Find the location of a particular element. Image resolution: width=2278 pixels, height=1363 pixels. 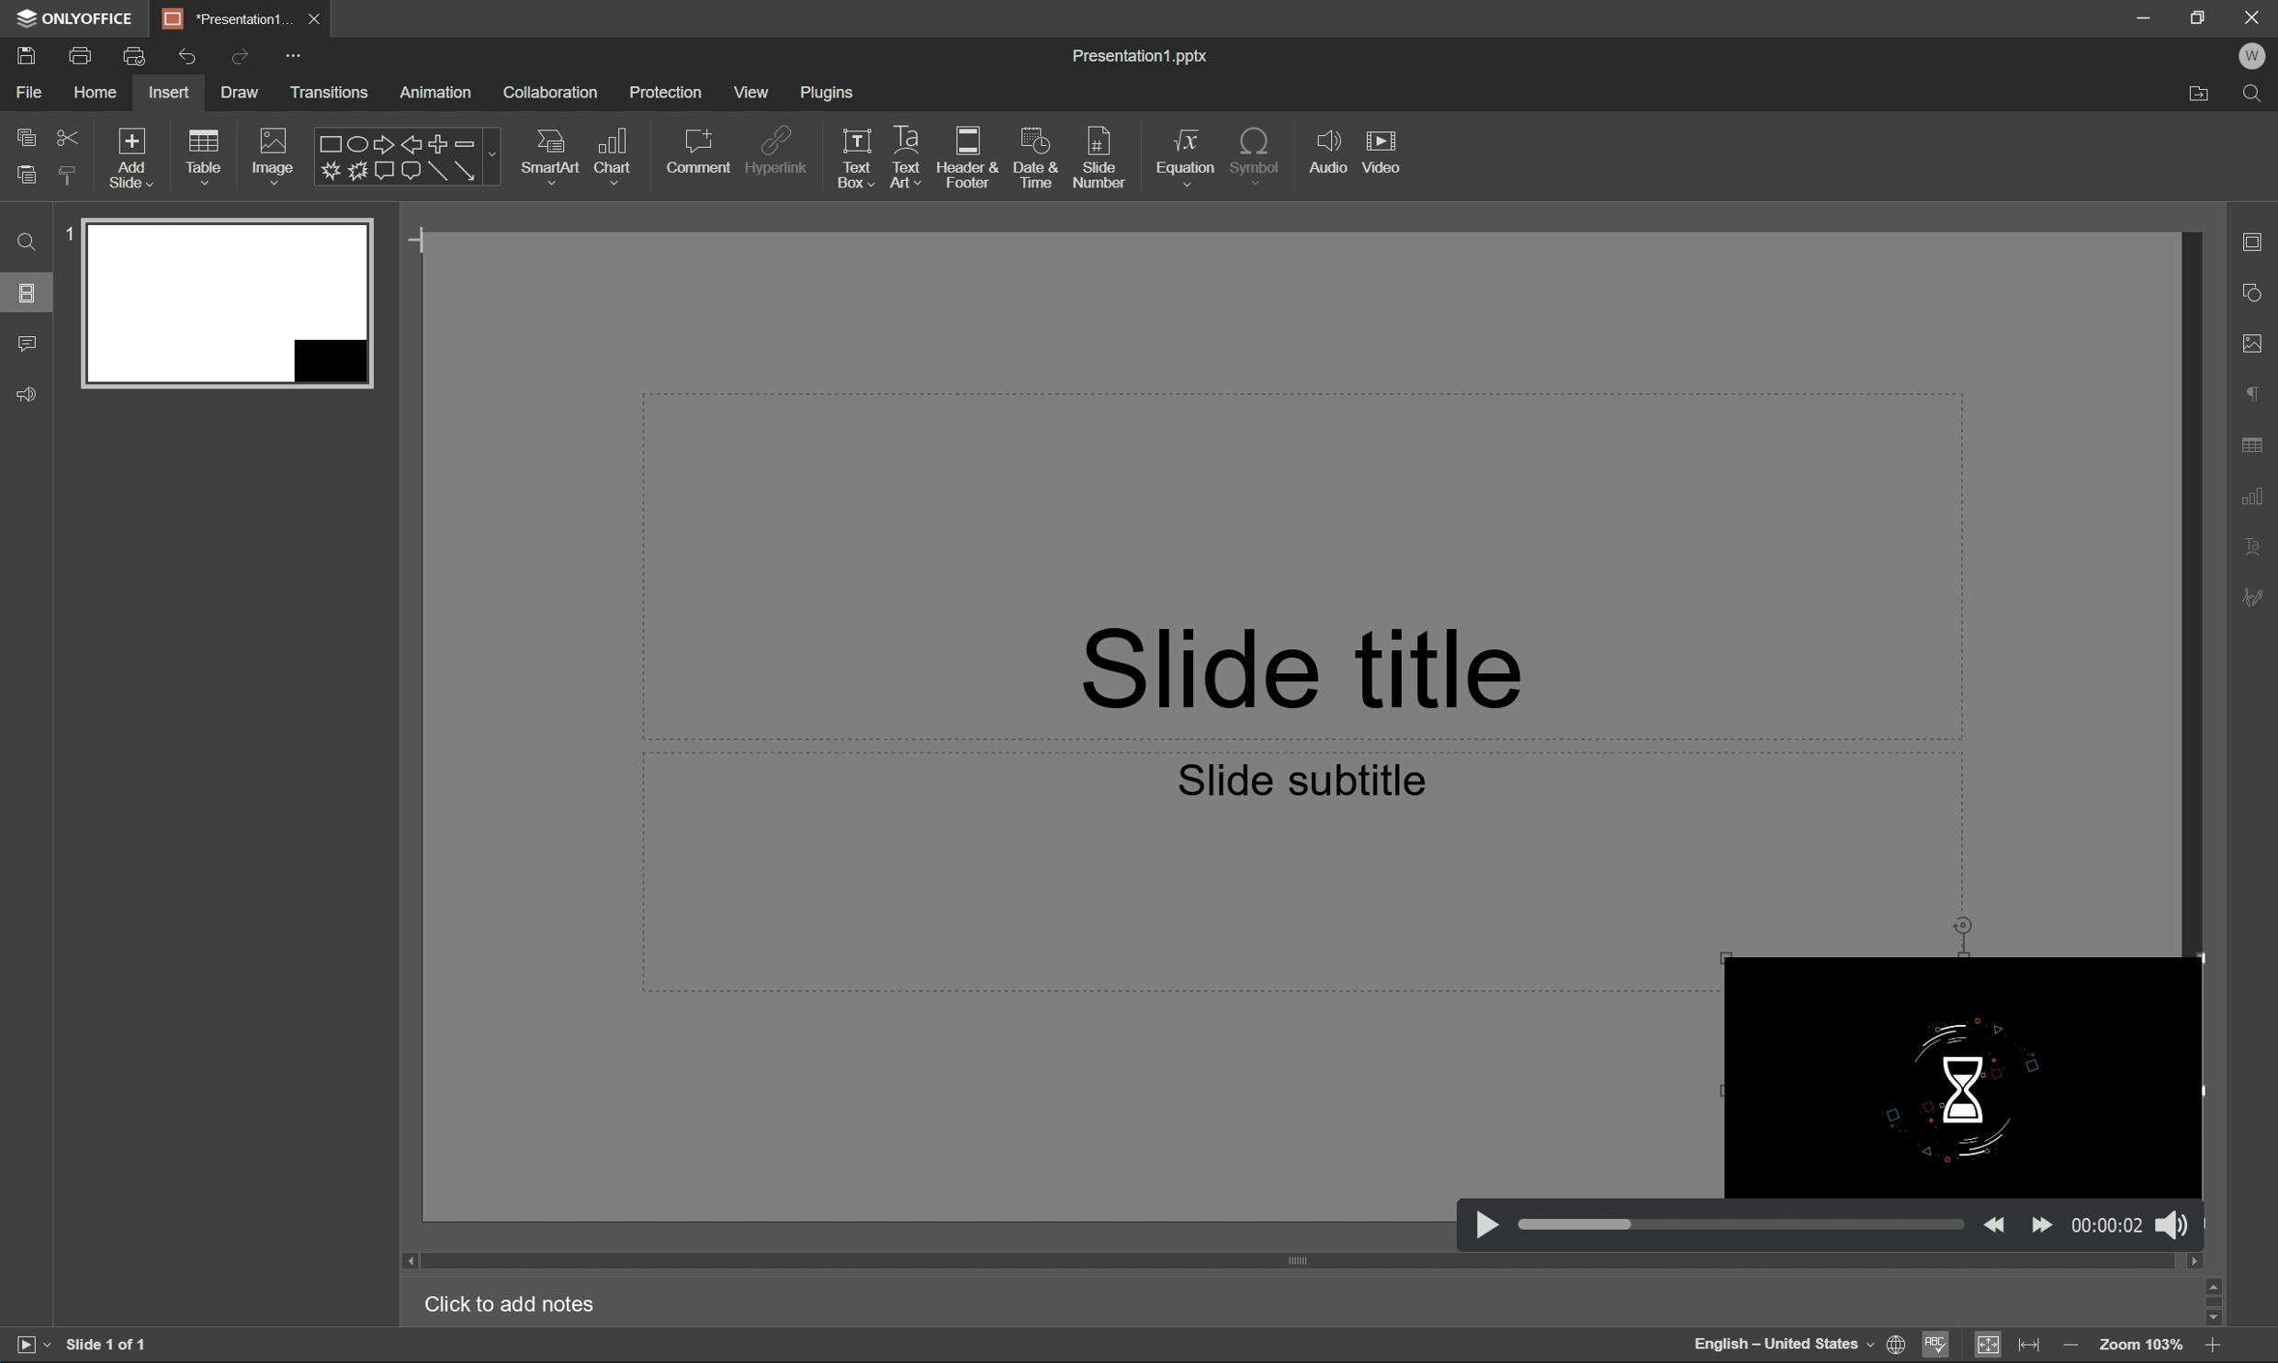

transitions is located at coordinates (339, 92).